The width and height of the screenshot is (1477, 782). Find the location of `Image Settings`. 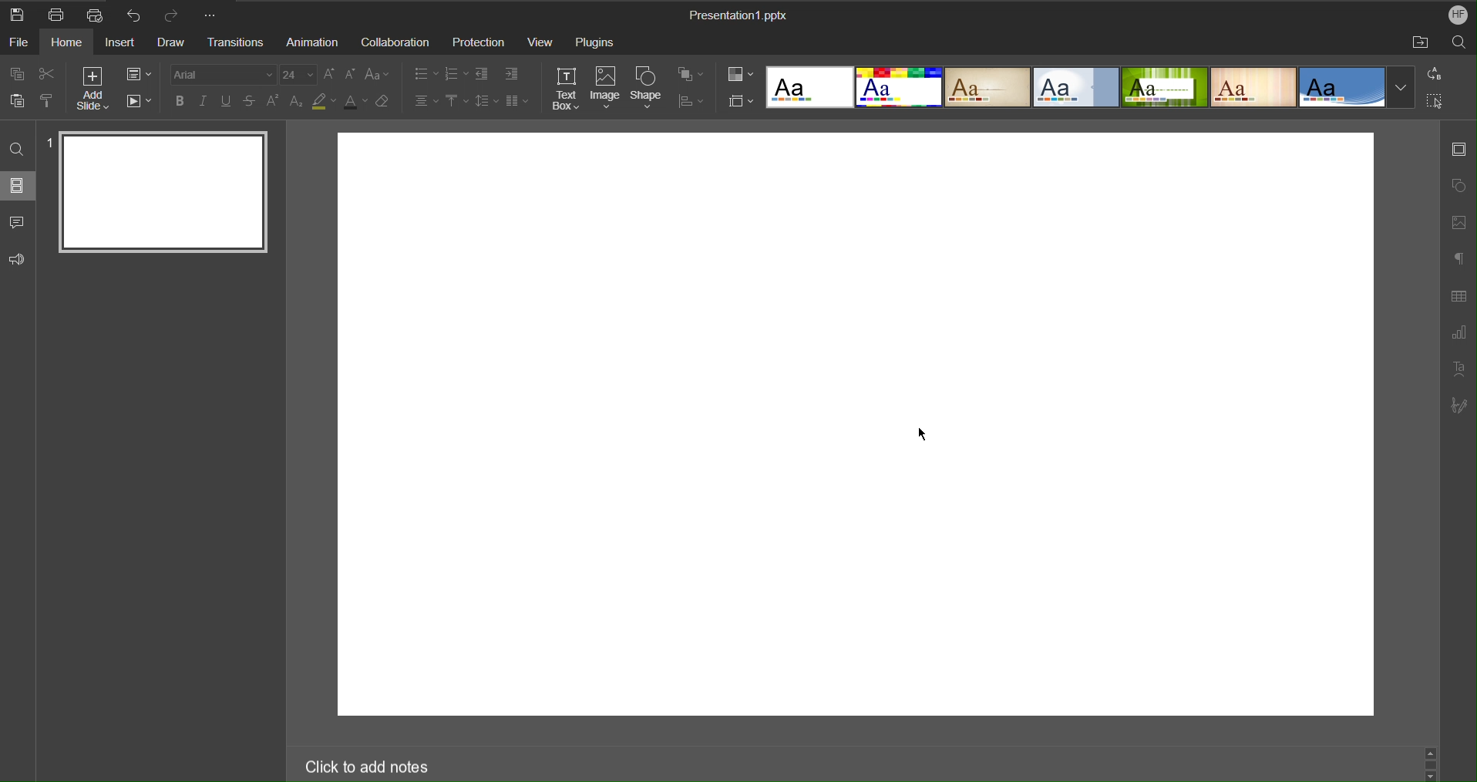

Image Settings is located at coordinates (1458, 225).